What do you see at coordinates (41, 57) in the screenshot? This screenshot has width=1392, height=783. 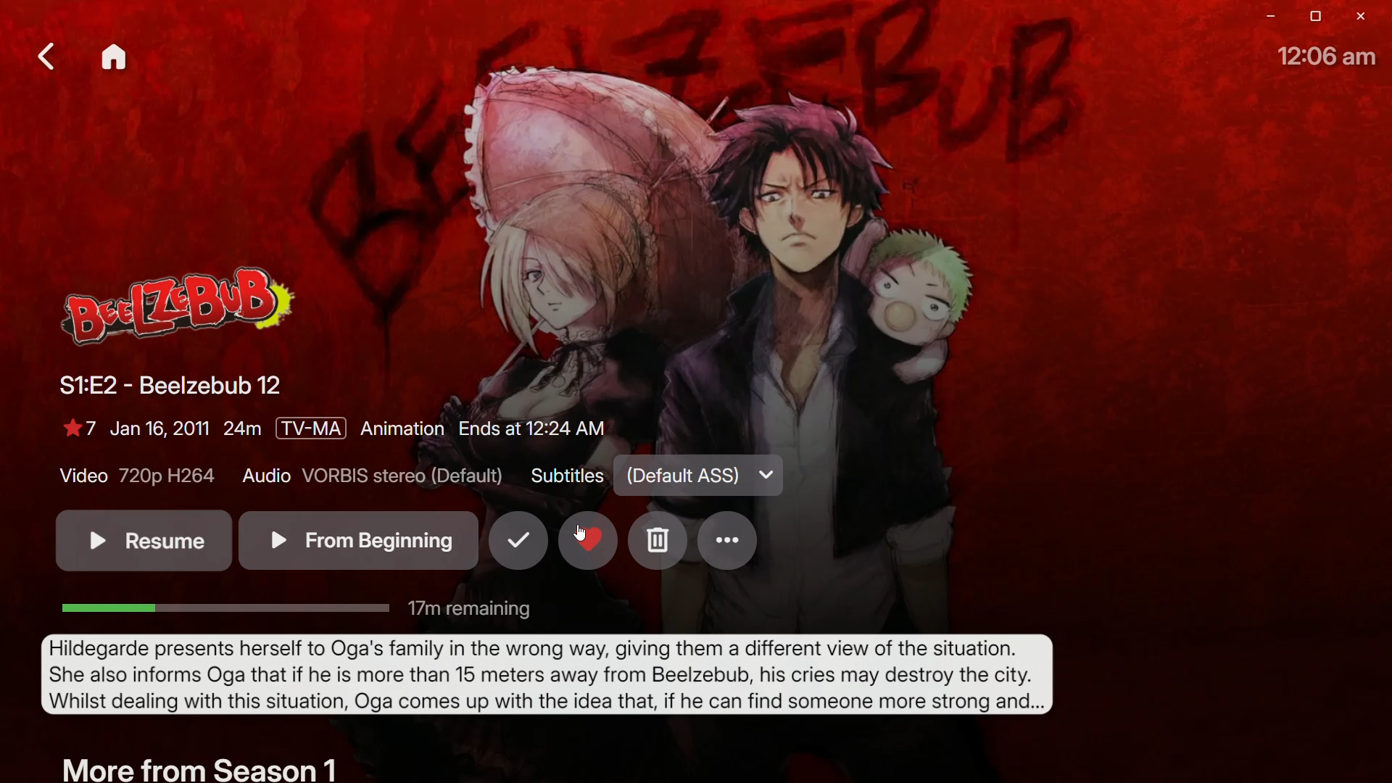 I see `Back` at bounding box center [41, 57].